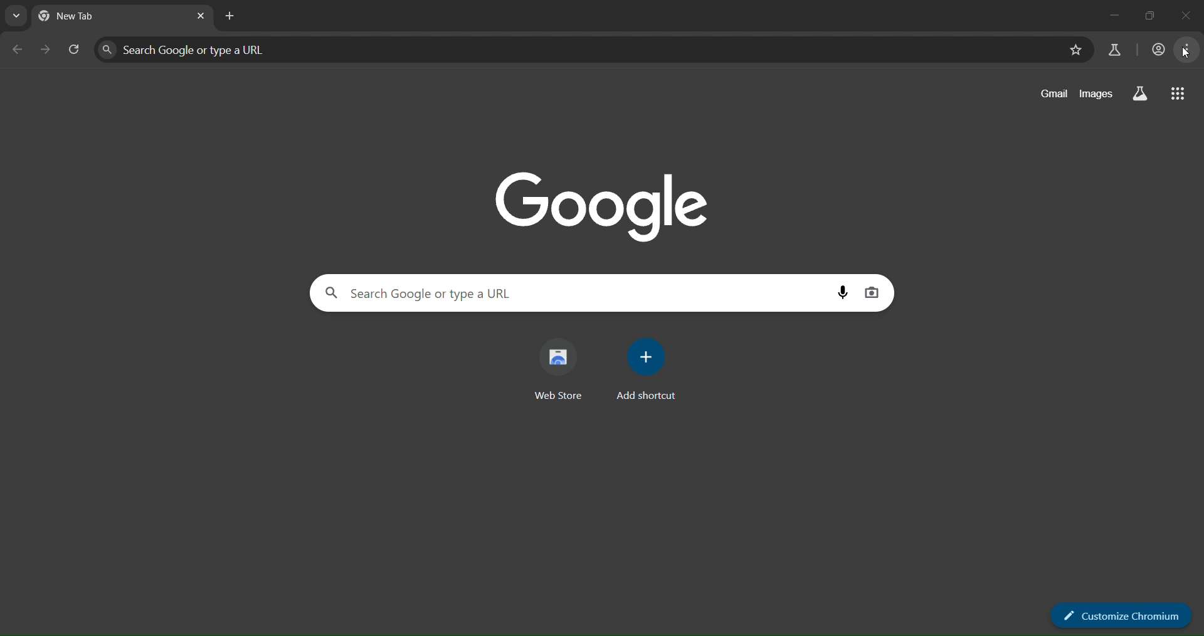  What do you see at coordinates (1181, 55) in the screenshot?
I see `cursor` at bounding box center [1181, 55].